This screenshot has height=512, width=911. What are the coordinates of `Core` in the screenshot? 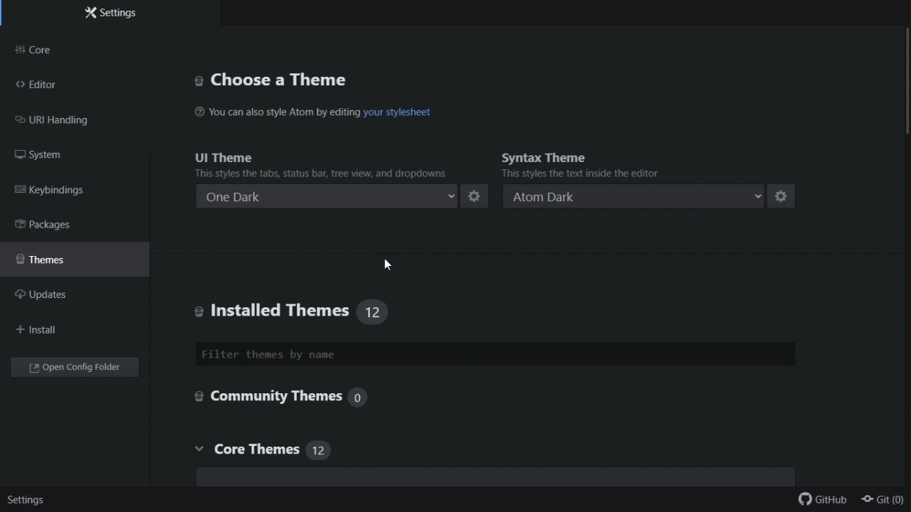 It's located at (69, 51).